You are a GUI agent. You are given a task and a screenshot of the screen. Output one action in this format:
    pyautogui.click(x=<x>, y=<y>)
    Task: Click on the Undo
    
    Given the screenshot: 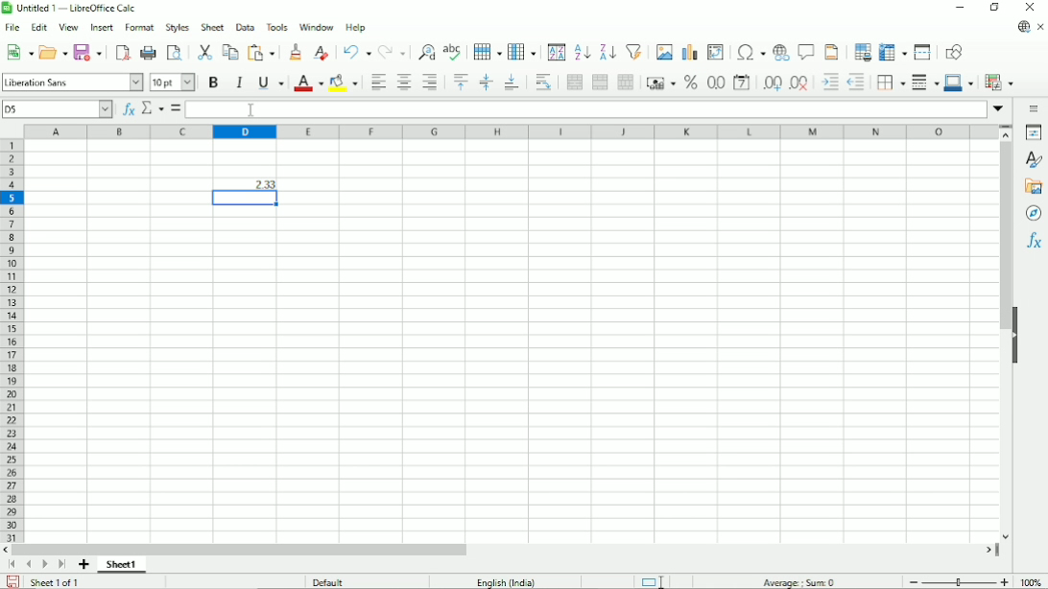 What is the action you would take?
    pyautogui.click(x=357, y=51)
    